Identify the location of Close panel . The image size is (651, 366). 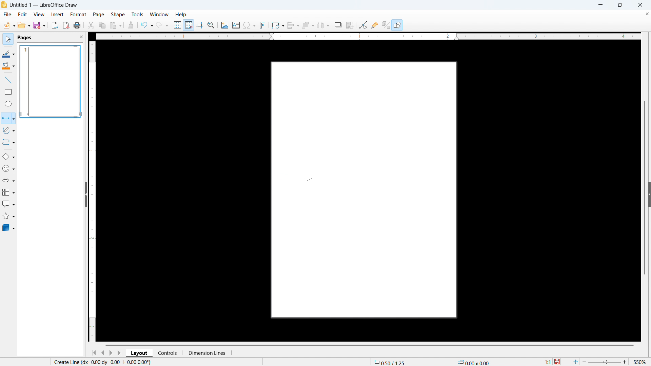
(81, 37).